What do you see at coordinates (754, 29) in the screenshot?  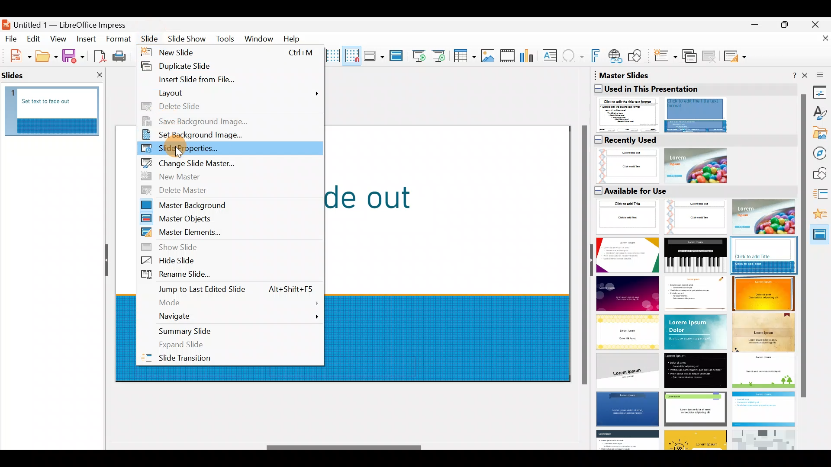 I see `Minimise` at bounding box center [754, 29].